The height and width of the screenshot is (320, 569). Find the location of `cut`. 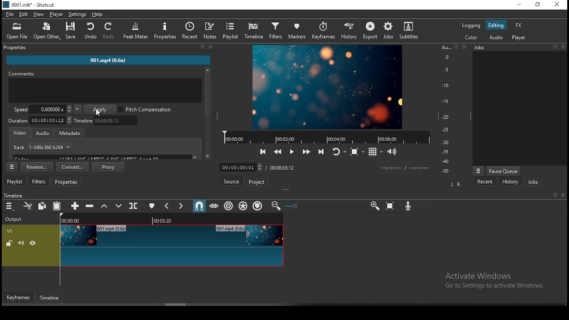

cut is located at coordinates (26, 206).